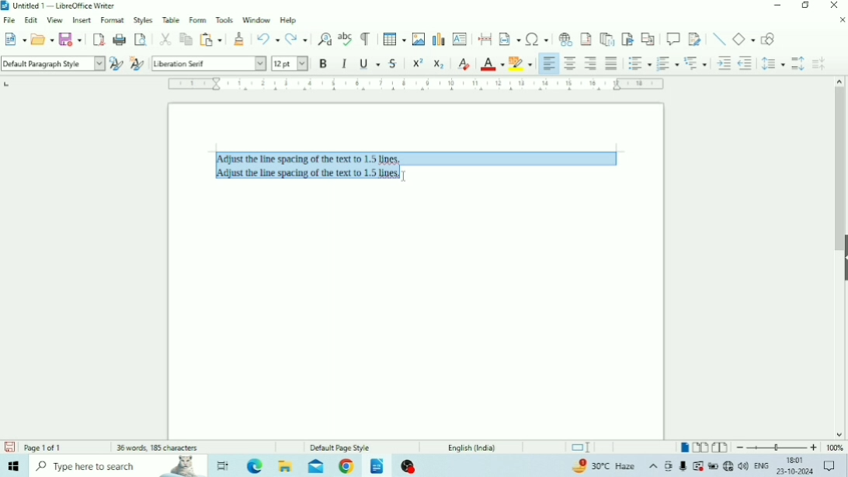 Image resolution: width=848 pixels, height=477 pixels. What do you see at coordinates (570, 63) in the screenshot?
I see `Align Center` at bounding box center [570, 63].